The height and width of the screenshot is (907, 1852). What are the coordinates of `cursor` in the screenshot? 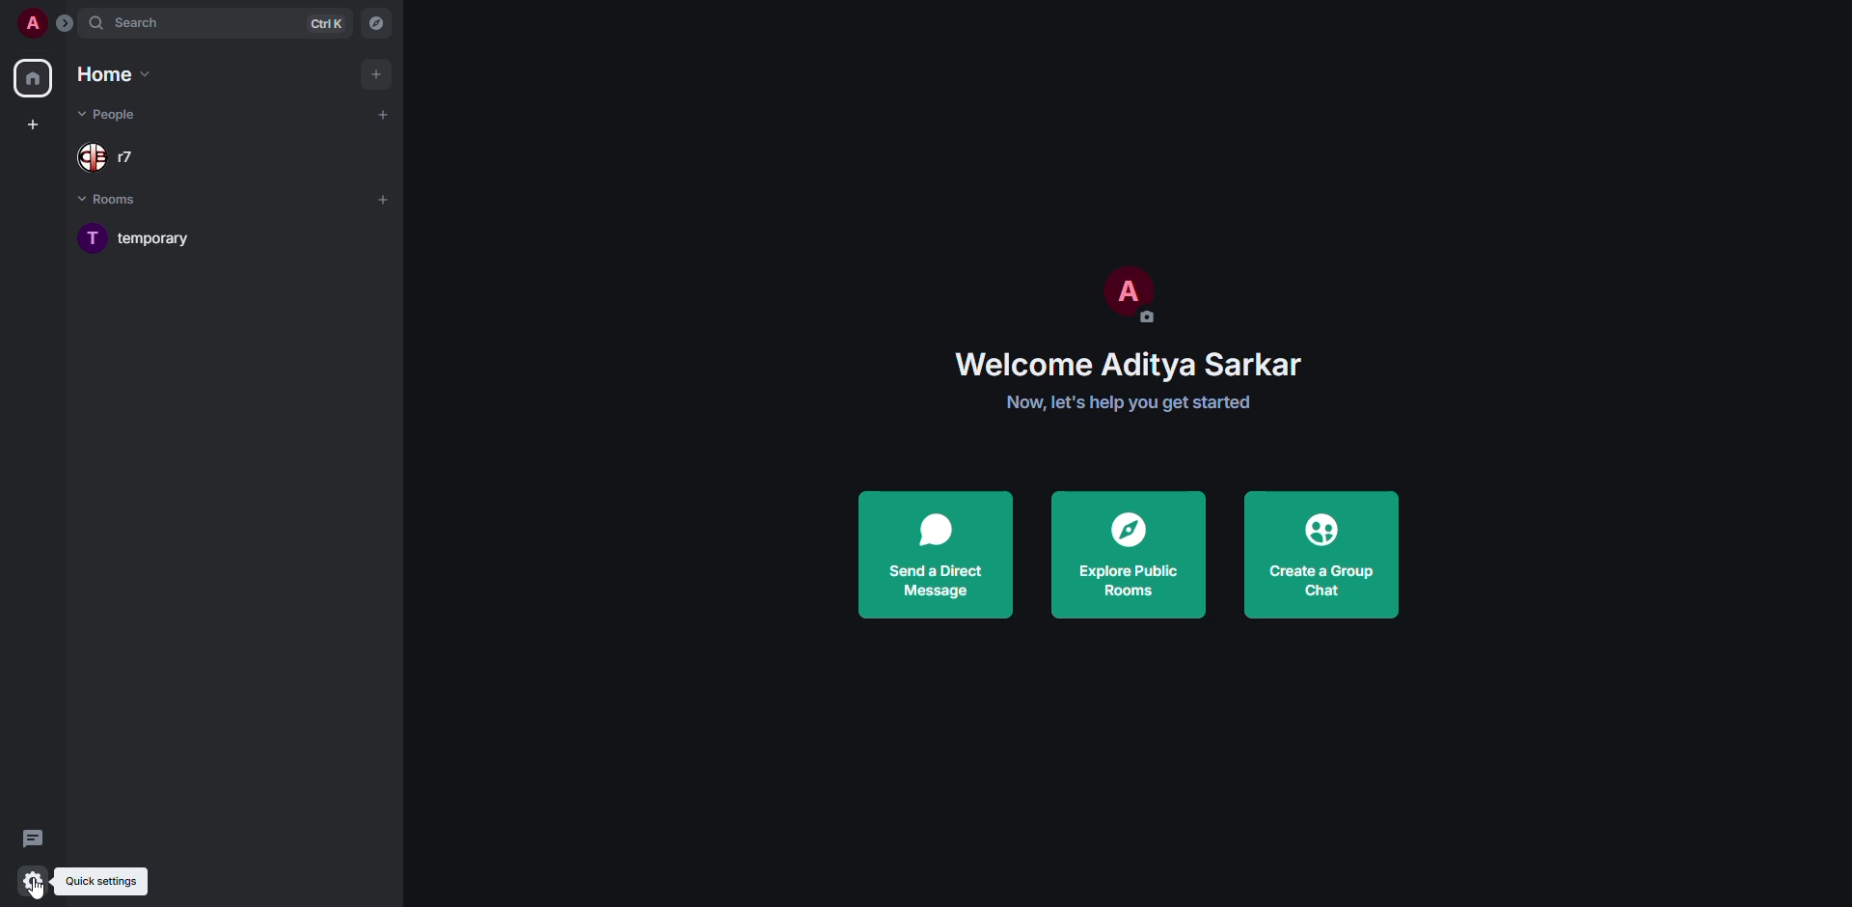 It's located at (39, 891).